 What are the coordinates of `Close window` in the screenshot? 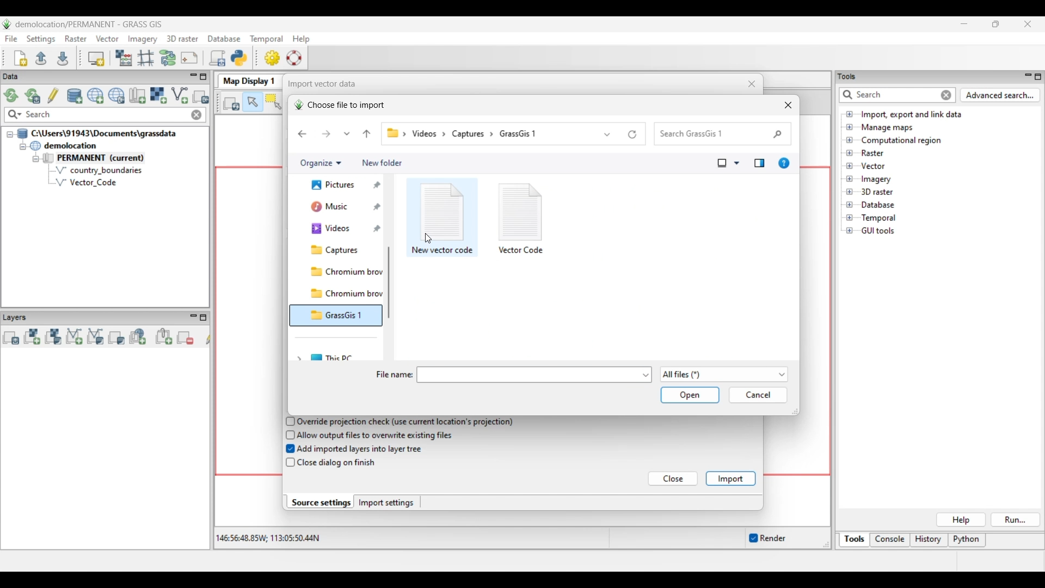 It's located at (752, 84).